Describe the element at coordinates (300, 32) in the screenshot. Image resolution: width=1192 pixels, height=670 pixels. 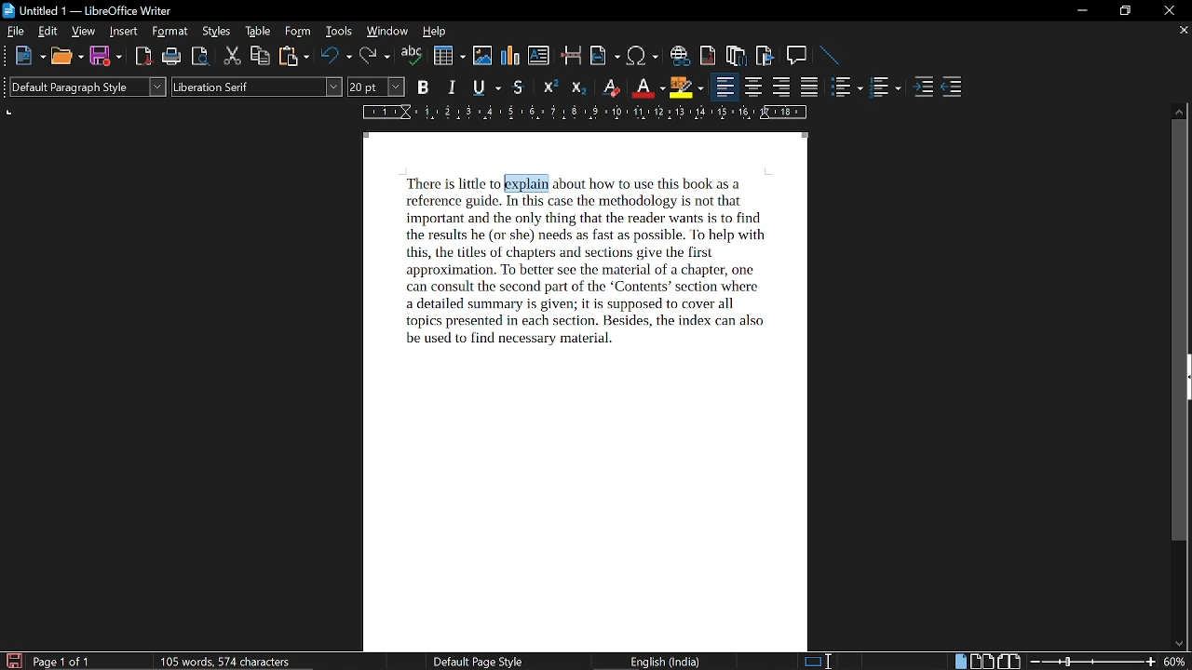
I see `form` at that location.